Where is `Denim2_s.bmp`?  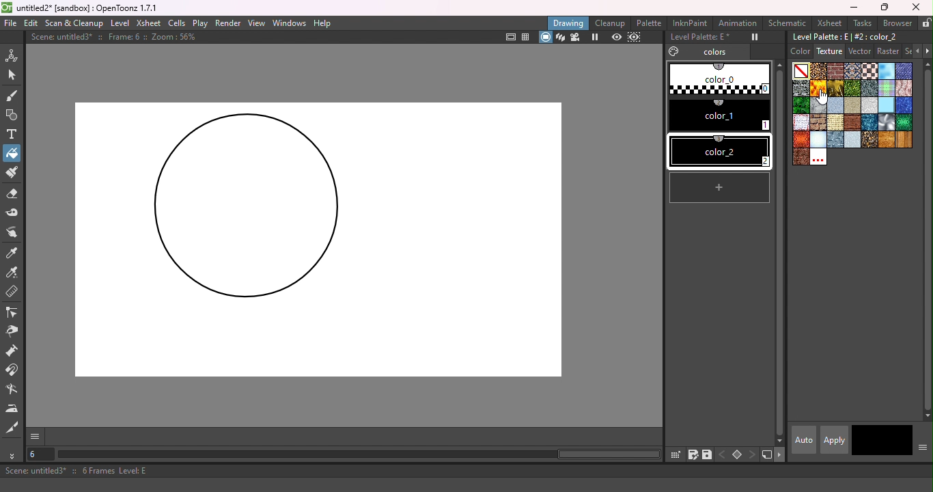 Denim2_s.bmp is located at coordinates (904, 70).